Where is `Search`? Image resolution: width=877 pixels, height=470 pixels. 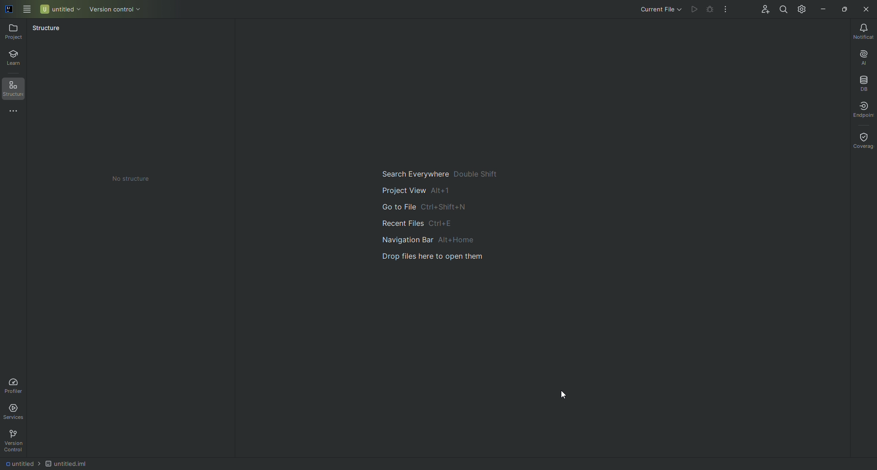
Search is located at coordinates (783, 10).